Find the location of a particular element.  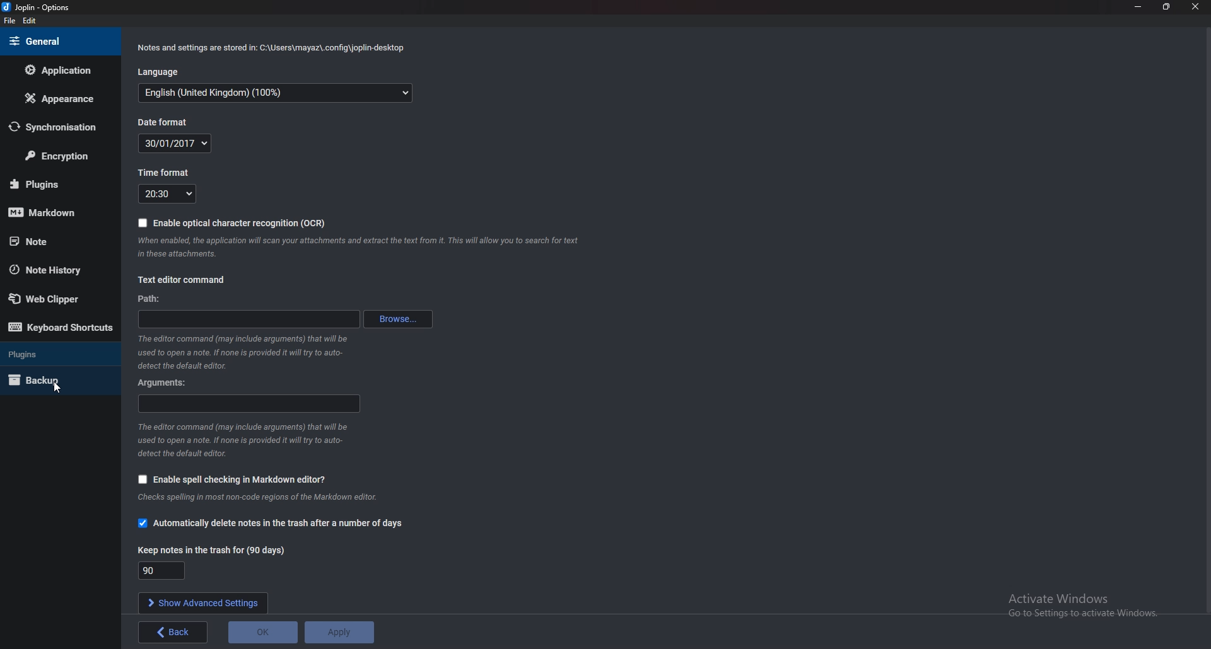

back is located at coordinates (173, 633).